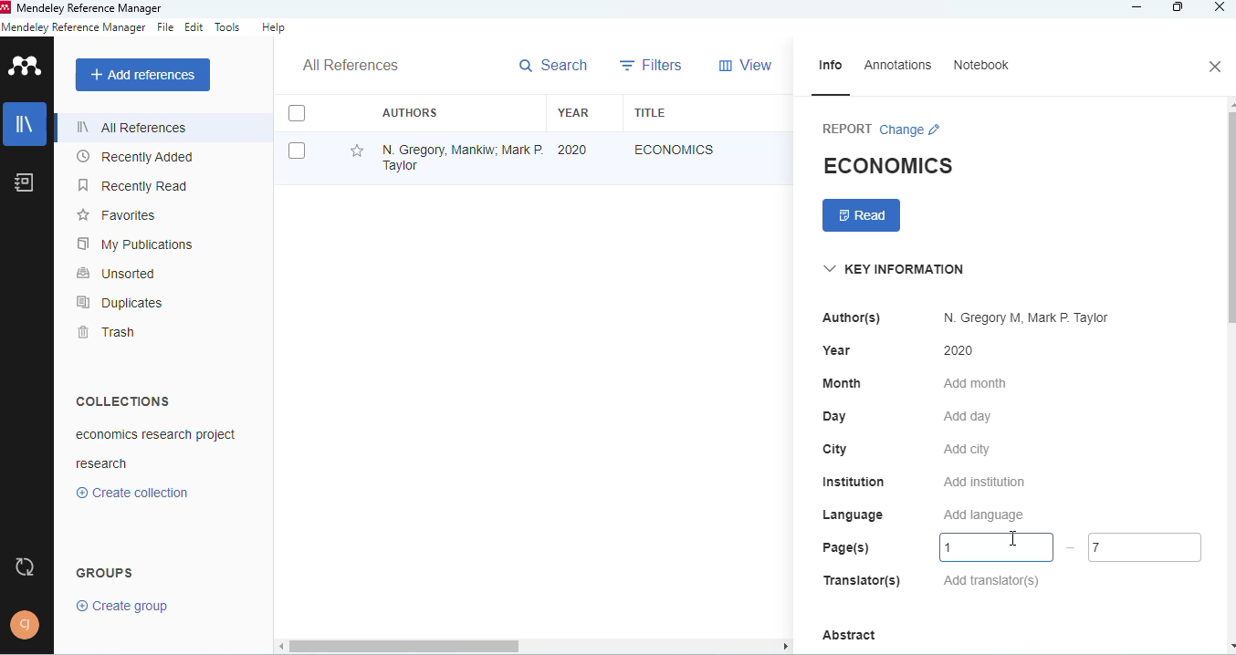  I want to click on mendeley reference manager, so click(92, 8).